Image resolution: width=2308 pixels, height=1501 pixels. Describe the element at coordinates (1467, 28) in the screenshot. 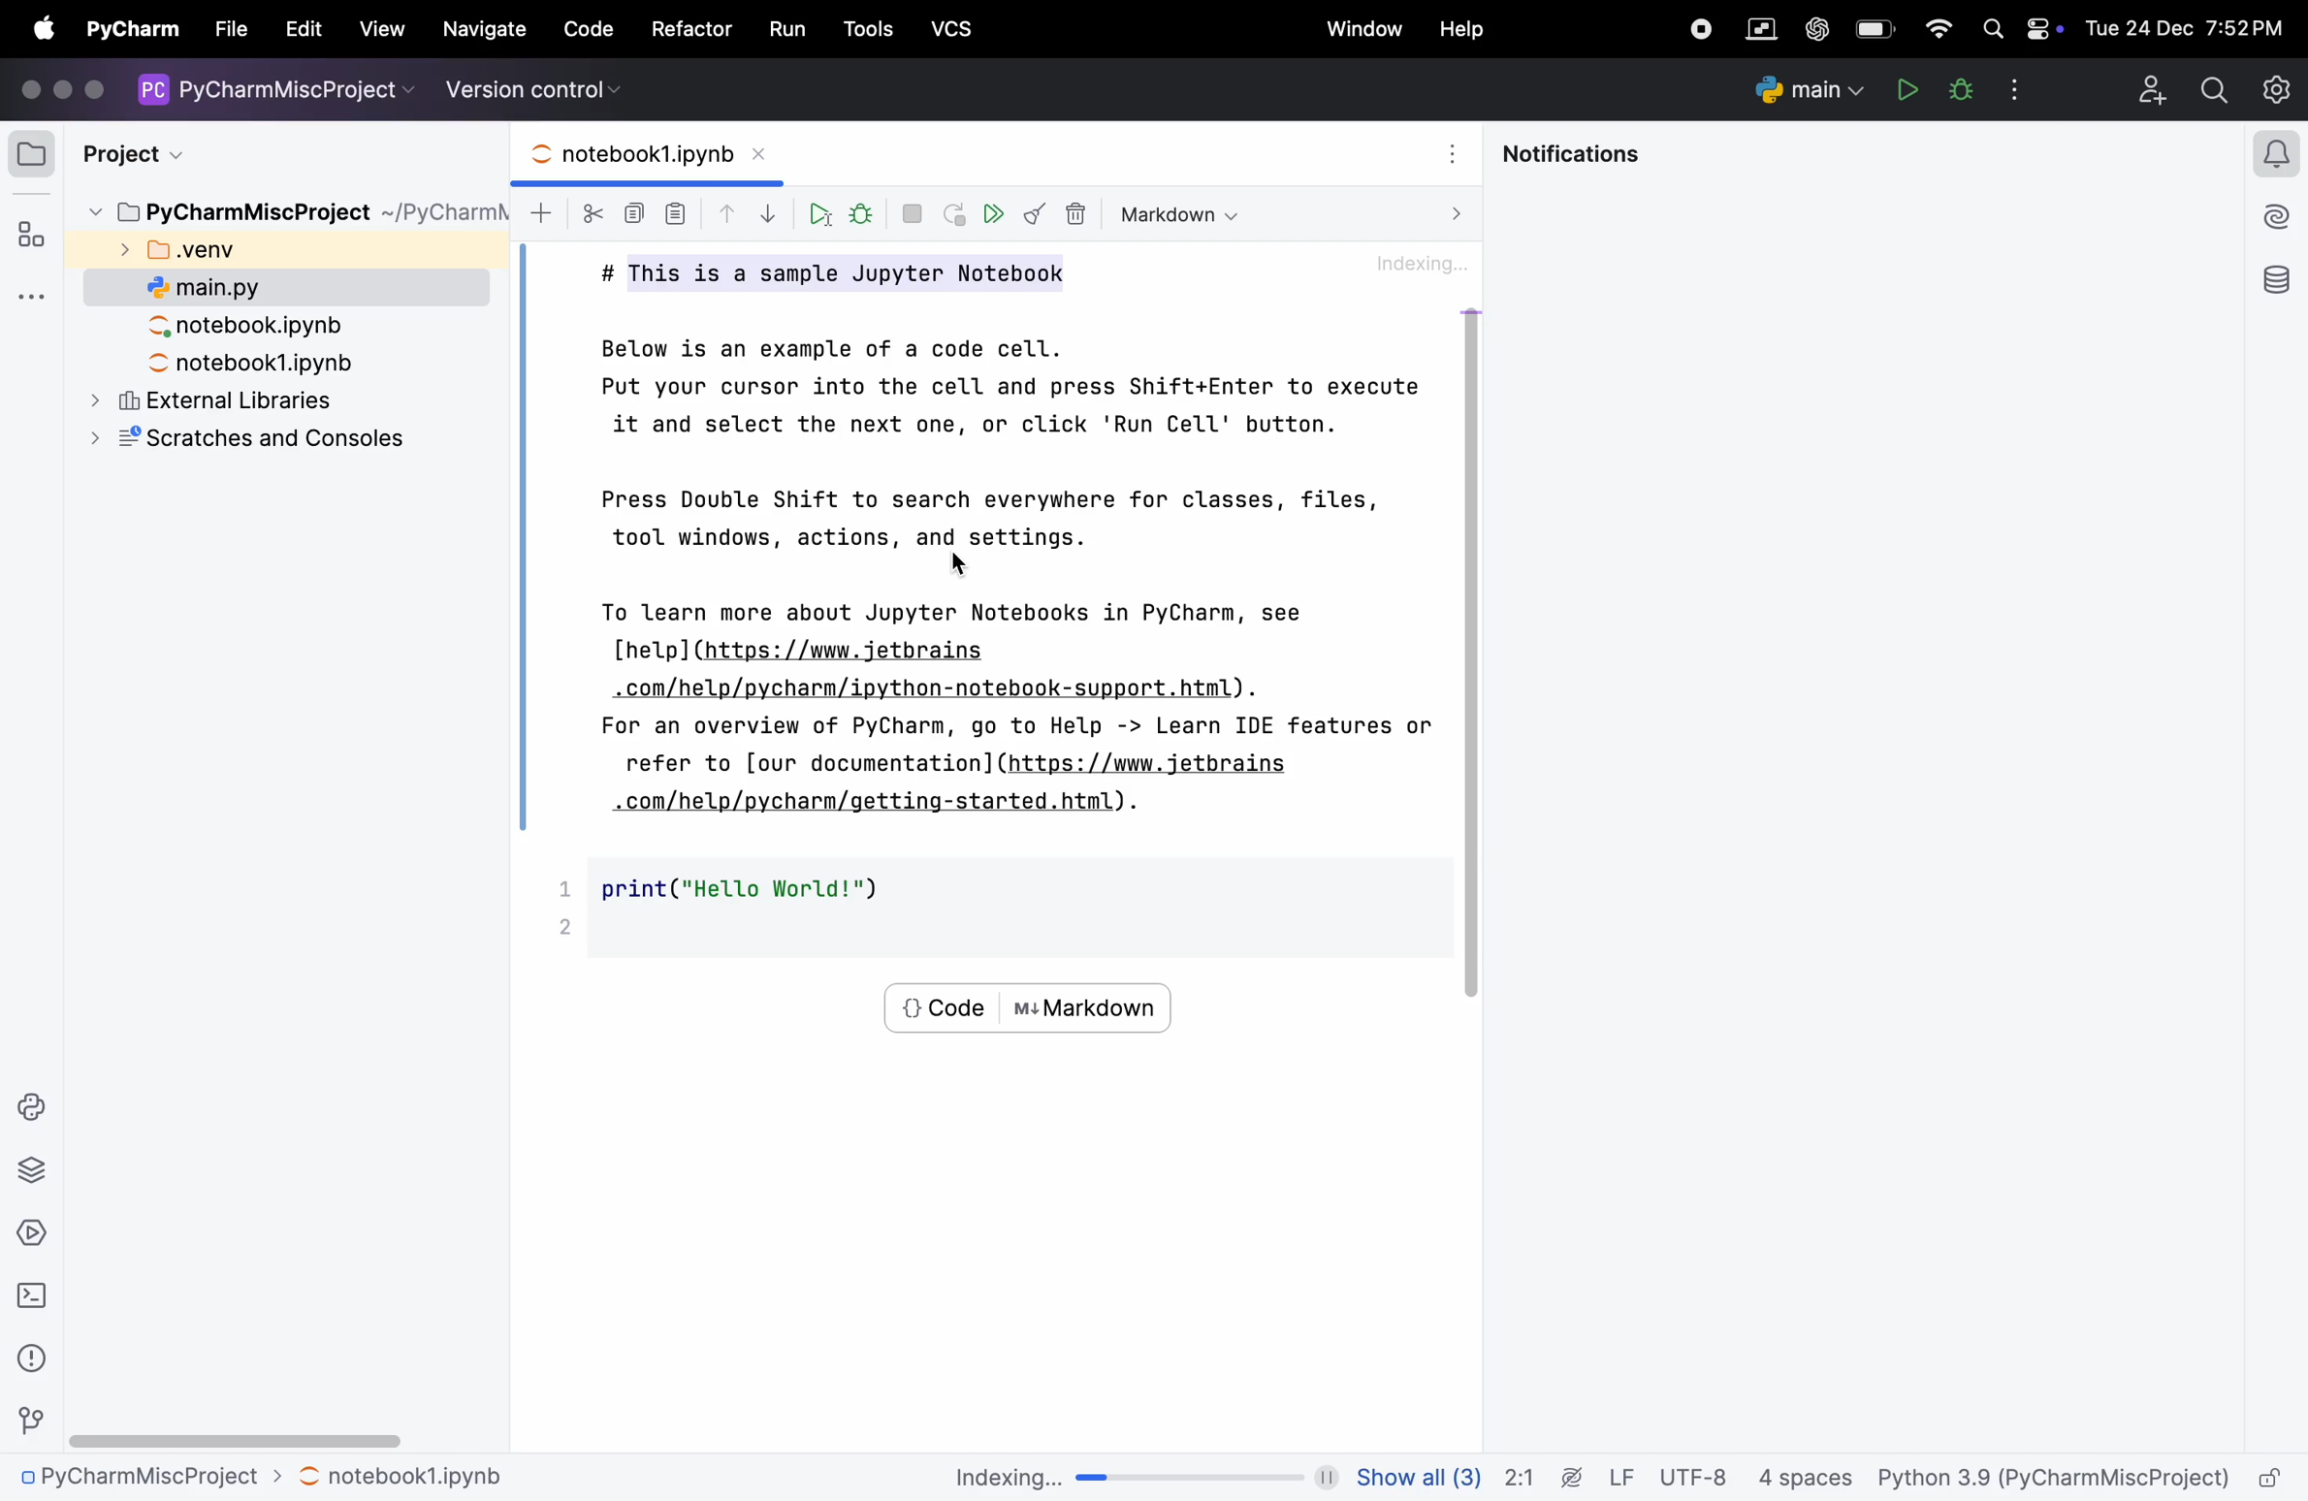

I see `help` at that location.